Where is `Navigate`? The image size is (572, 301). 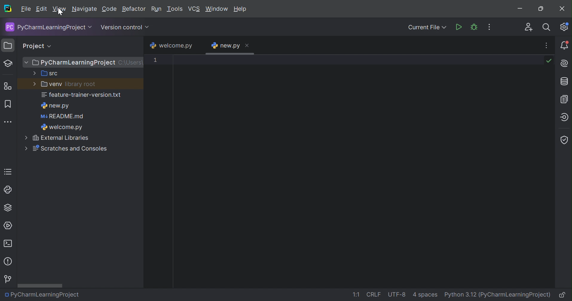 Navigate is located at coordinates (84, 10).